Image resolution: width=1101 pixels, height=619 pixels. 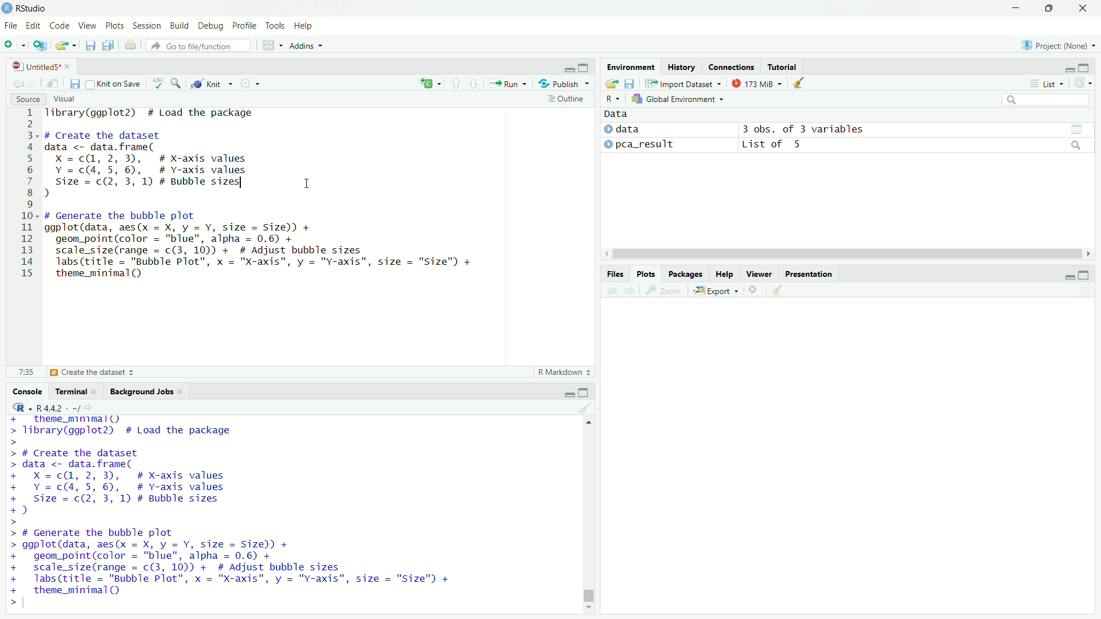 I want to click on save all documents, so click(x=110, y=44).